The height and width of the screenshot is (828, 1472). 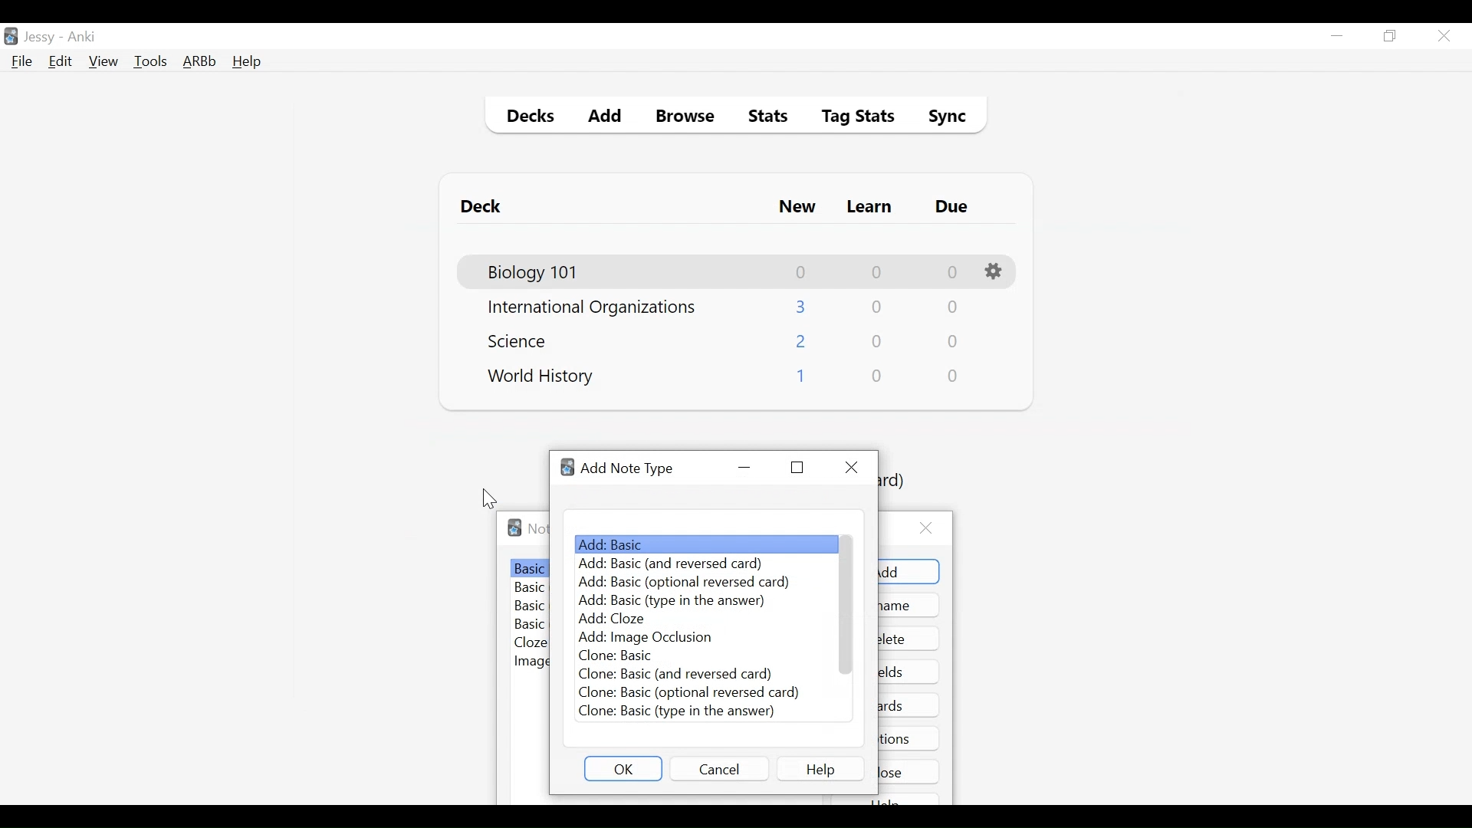 What do you see at coordinates (568, 468) in the screenshot?
I see `Software logo` at bounding box center [568, 468].